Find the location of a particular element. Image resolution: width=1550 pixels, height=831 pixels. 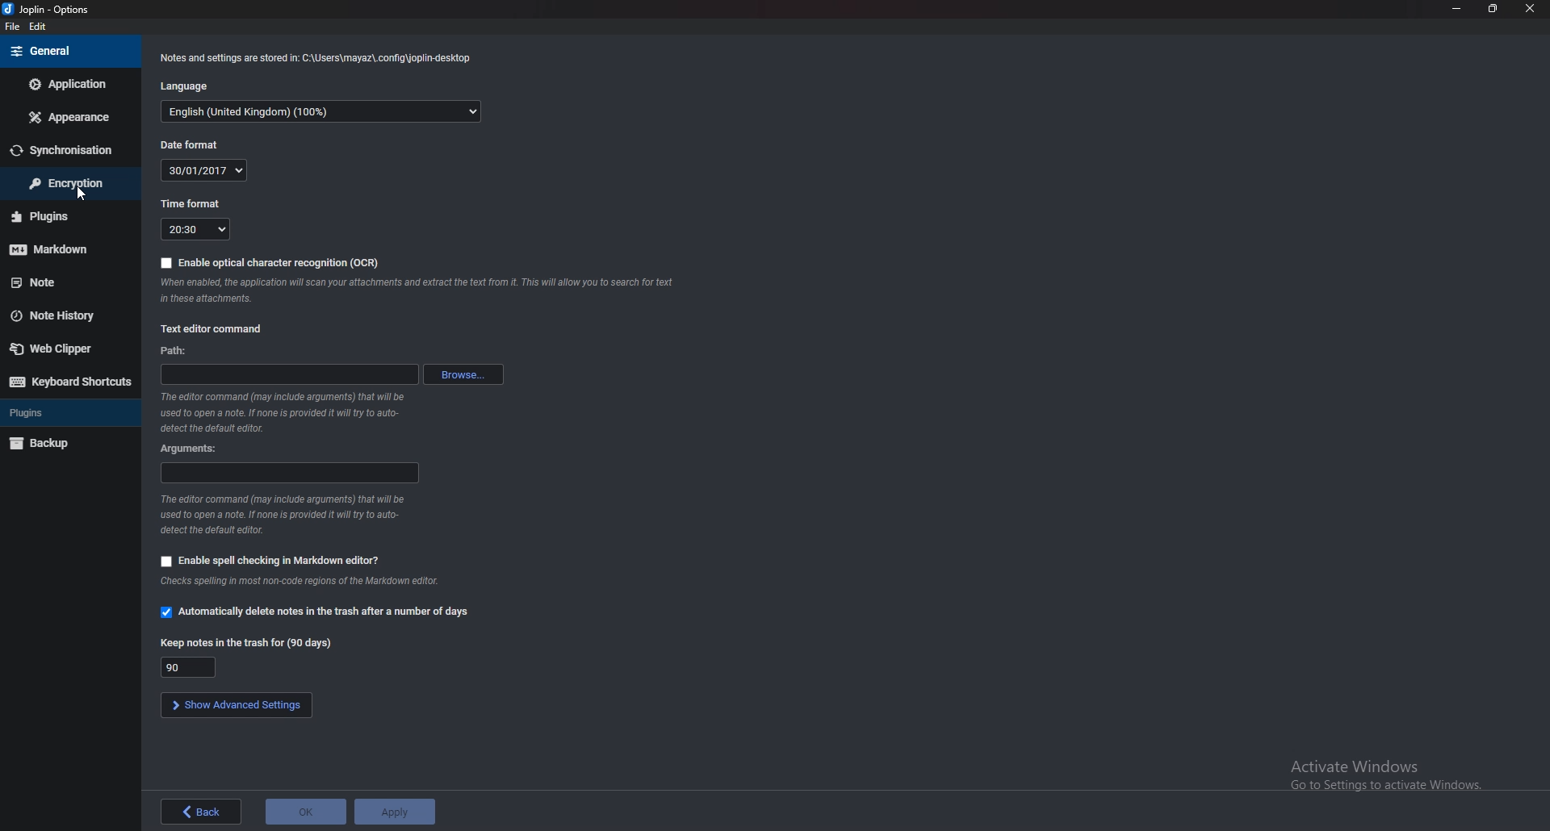

web clipper is located at coordinates (65, 347).